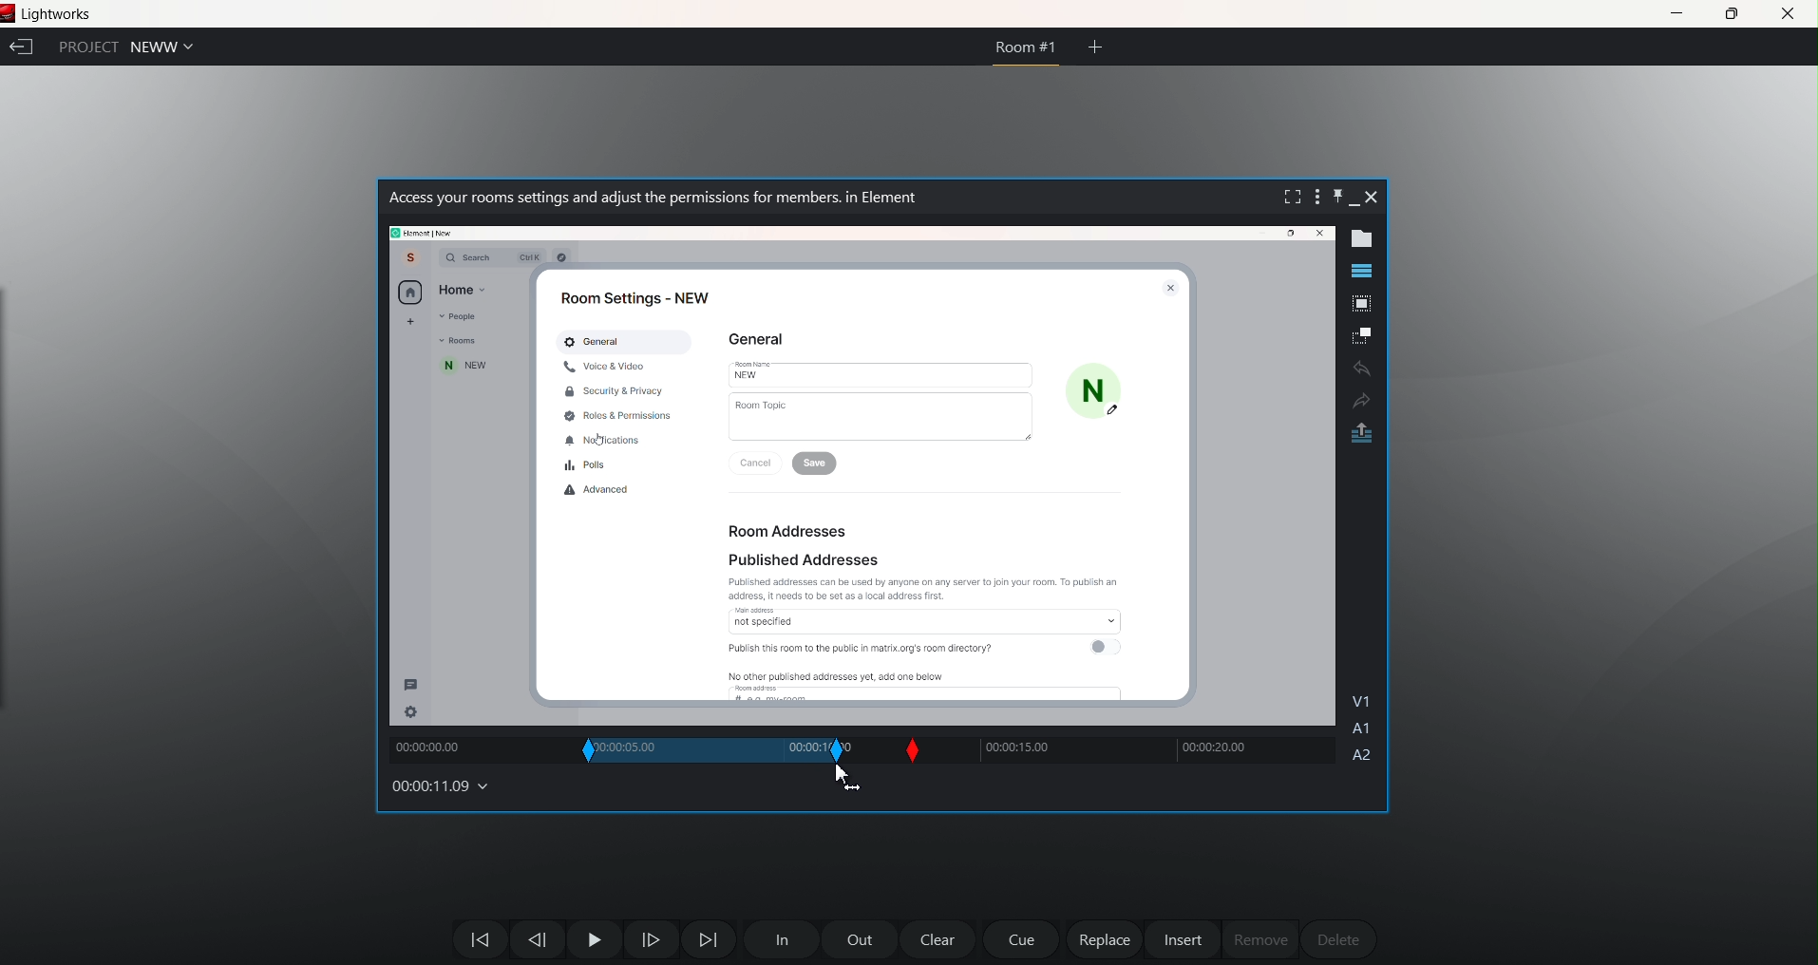  I want to click on create new room, so click(1095, 45).